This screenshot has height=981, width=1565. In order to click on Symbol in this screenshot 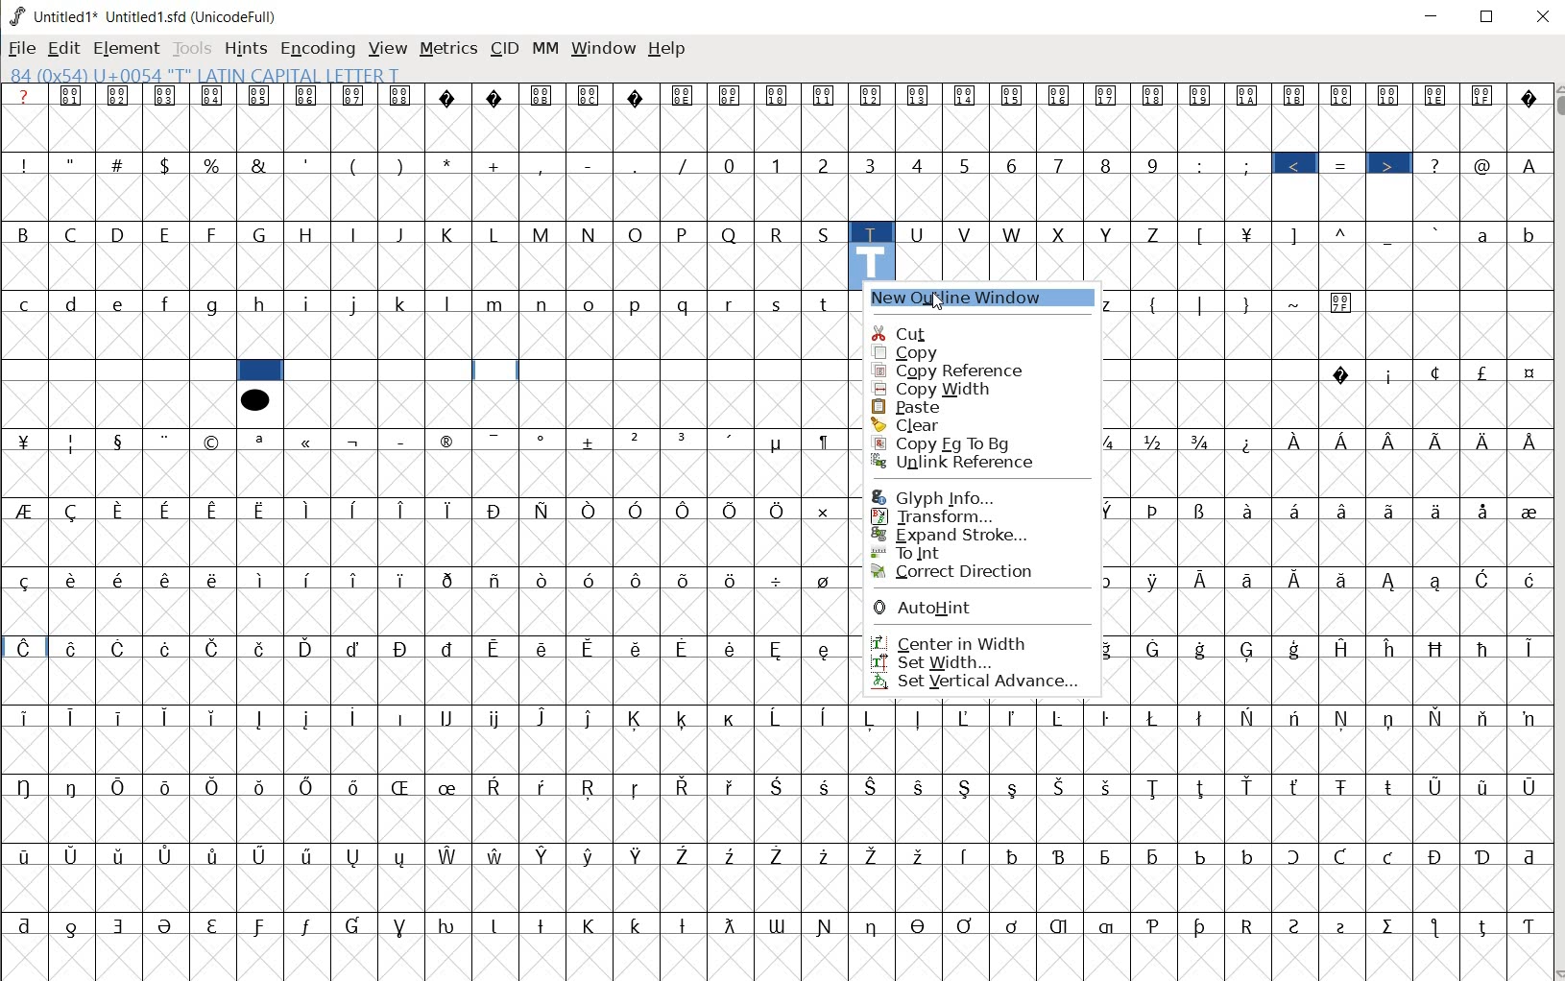, I will do `click(1248, 716)`.